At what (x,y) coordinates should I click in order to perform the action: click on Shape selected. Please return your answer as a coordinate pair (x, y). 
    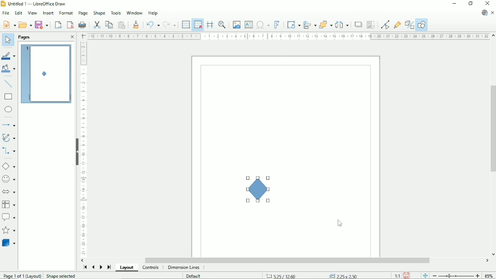
    Looking at the image, I should click on (62, 276).